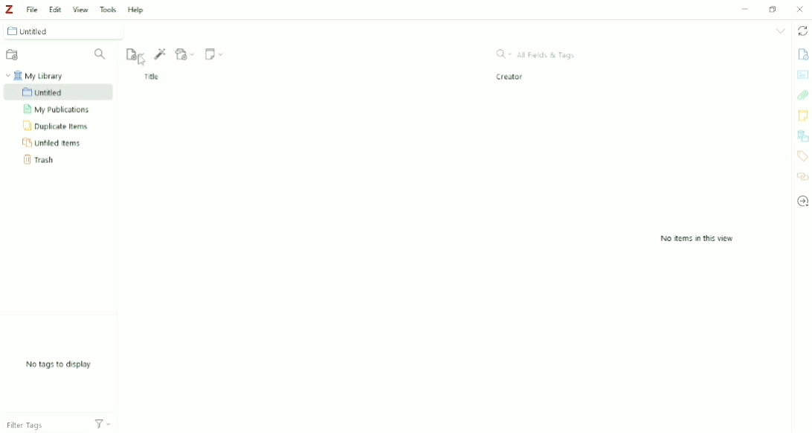 Image resolution: width=812 pixels, height=433 pixels. I want to click on Duplicate Items, so click(57, 126).